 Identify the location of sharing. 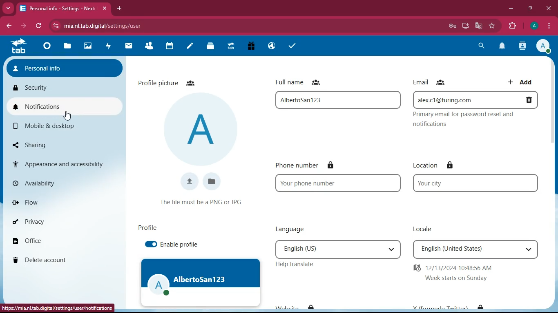
(62, 145).